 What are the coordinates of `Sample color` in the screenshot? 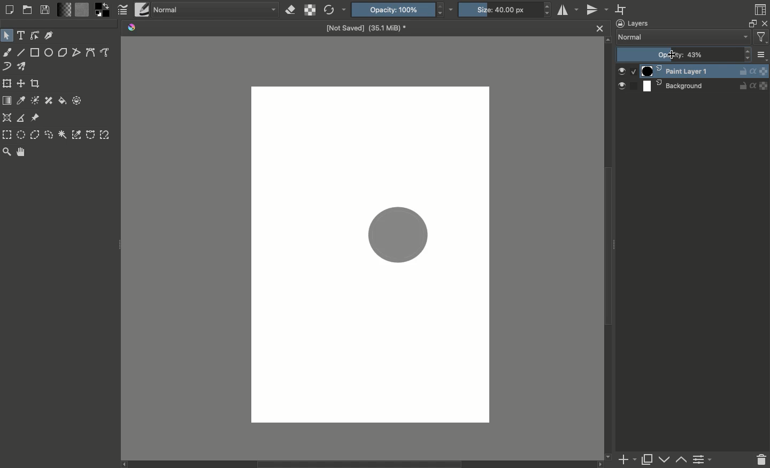 It's located at (21, 100).